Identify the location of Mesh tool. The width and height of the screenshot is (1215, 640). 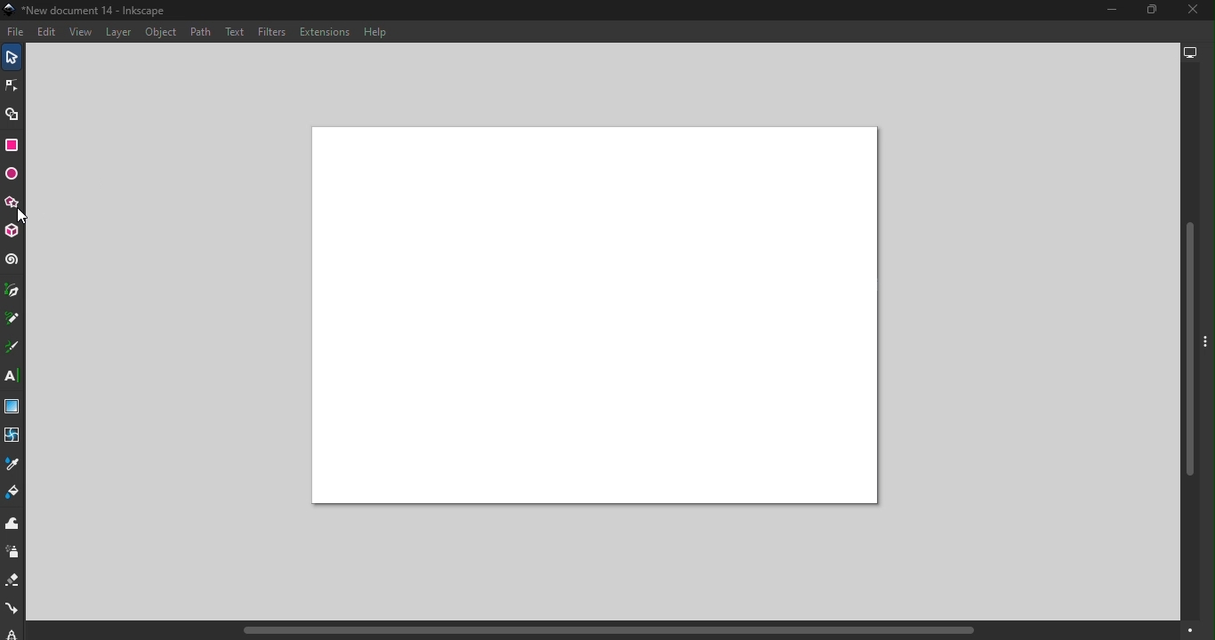
(14, 440).